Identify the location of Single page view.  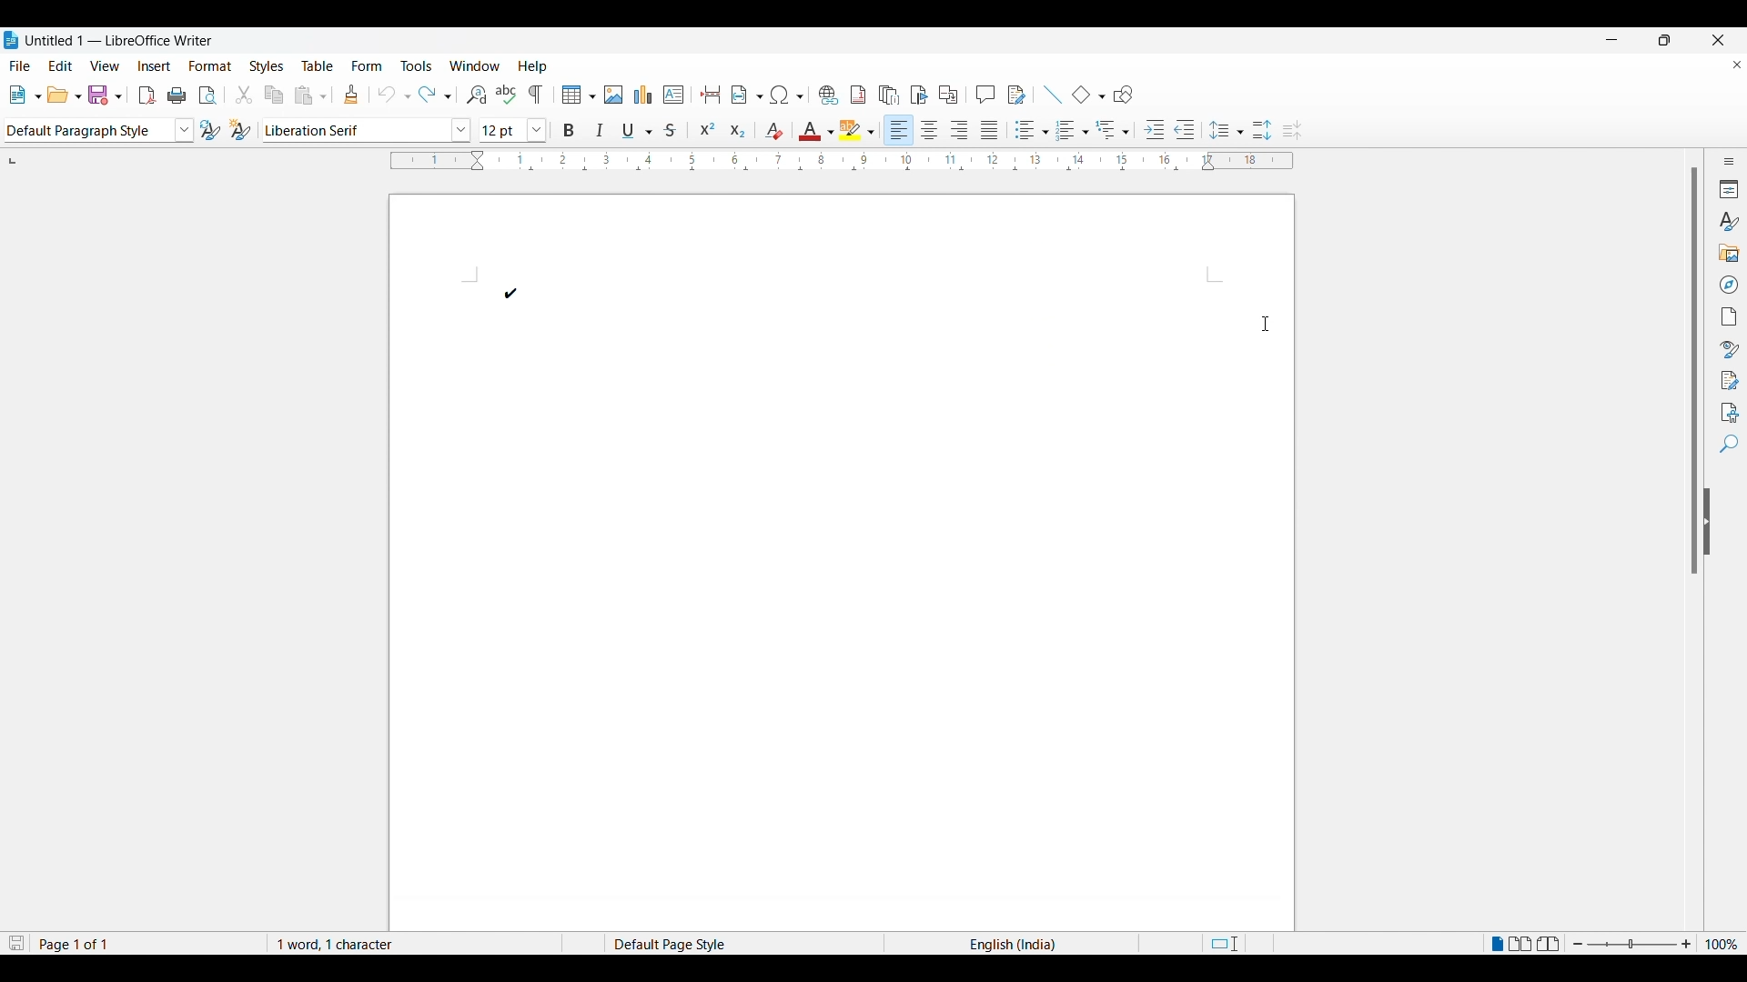
(1496, 941).